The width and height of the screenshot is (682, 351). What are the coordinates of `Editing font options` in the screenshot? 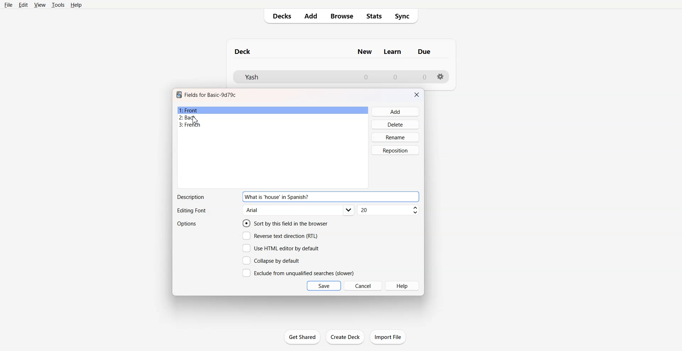 It's located at (299, 210).